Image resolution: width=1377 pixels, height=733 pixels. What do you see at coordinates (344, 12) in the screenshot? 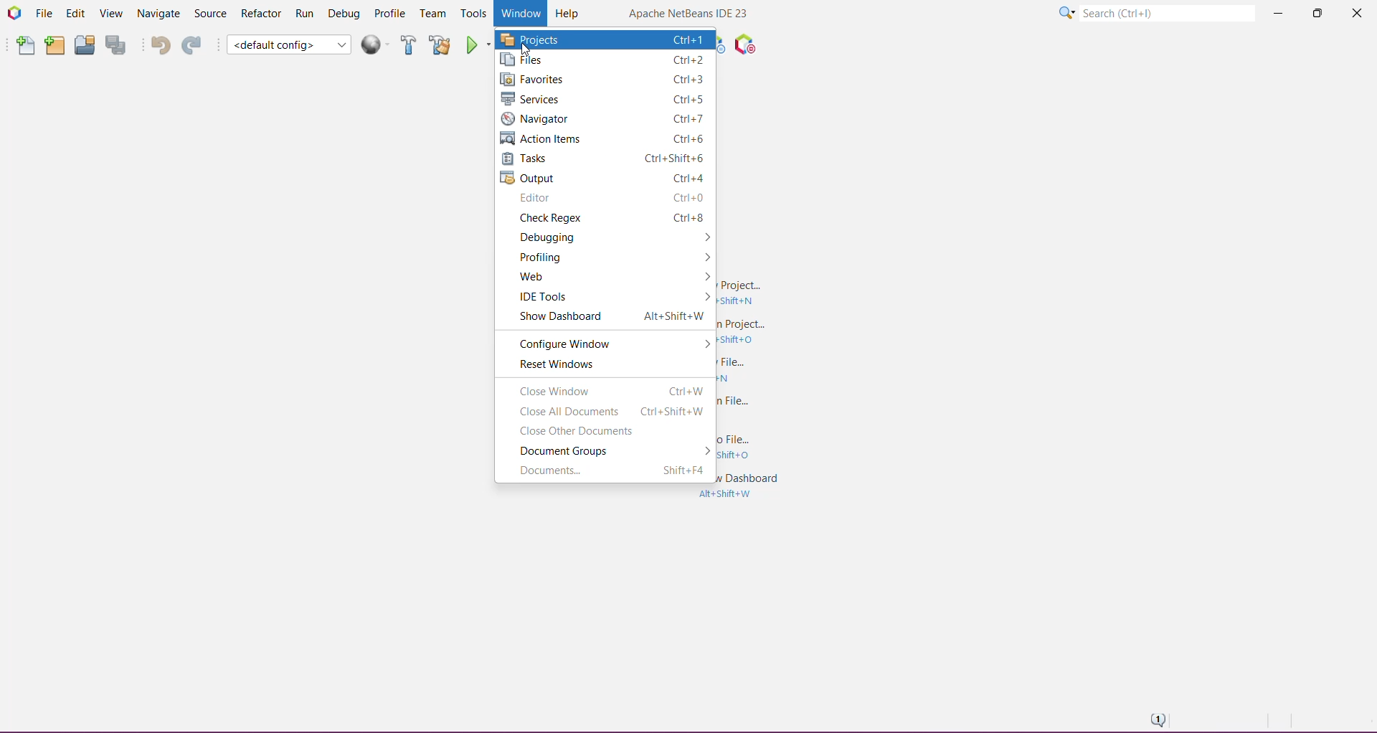
I see `Debug` at bounding box center [344, 12].